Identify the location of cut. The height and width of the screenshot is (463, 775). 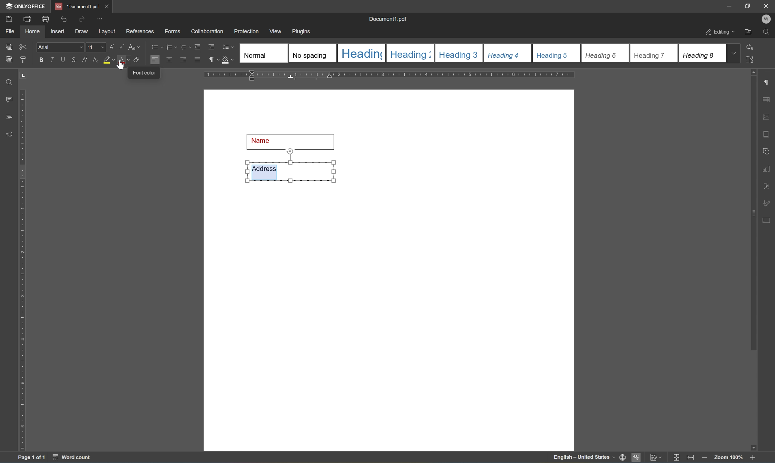
(25, 46).